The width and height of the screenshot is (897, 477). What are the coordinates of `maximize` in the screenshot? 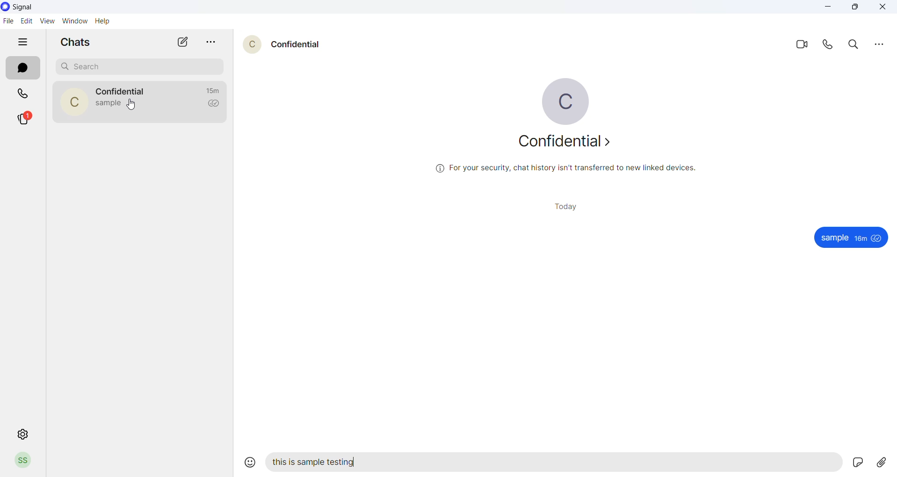 It's located at (858, 9).